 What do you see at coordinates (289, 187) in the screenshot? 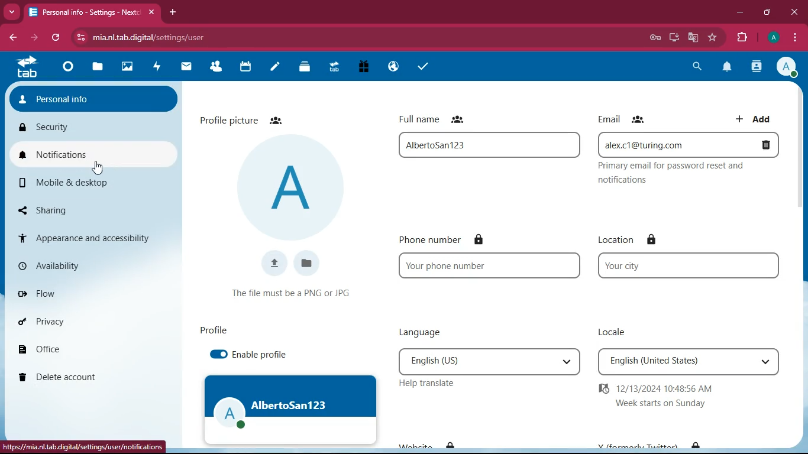
I see `profile picture` at bounding box center [289, 187].